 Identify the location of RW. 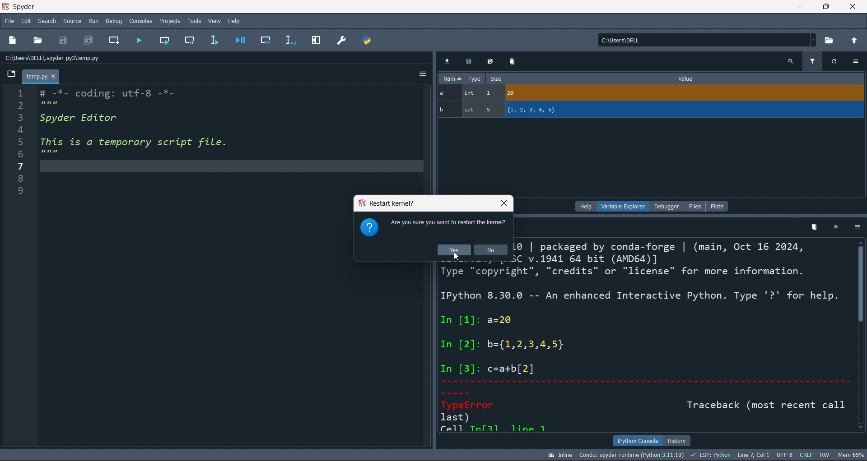
(826, 453).